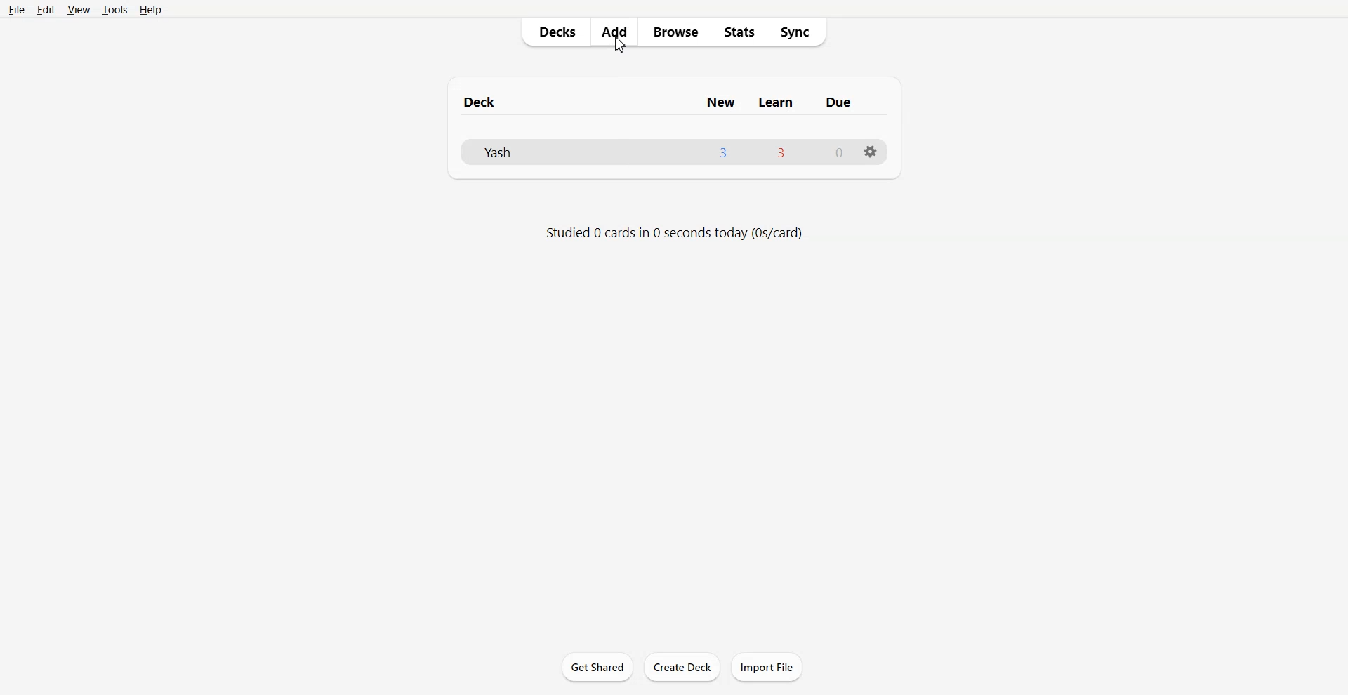  I want to click on cursor, so click(621, 45).